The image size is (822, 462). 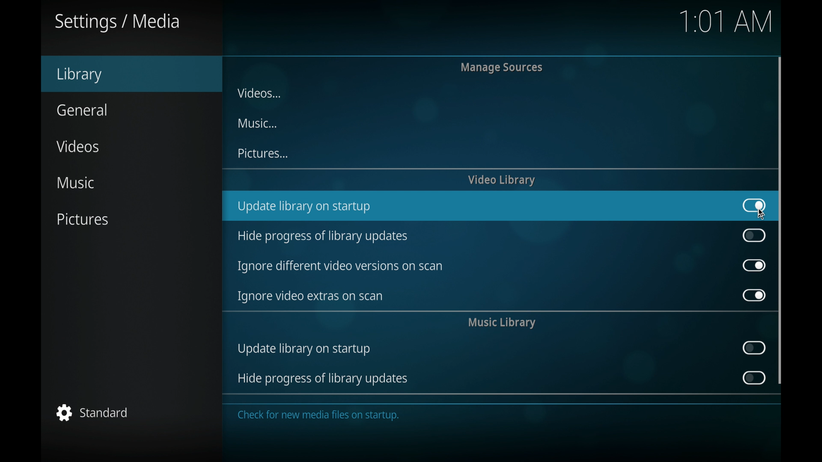 What do you see at coordinates (753, 378) in the screenshot?
I see `toggle button` at bounding box center [753, 378].